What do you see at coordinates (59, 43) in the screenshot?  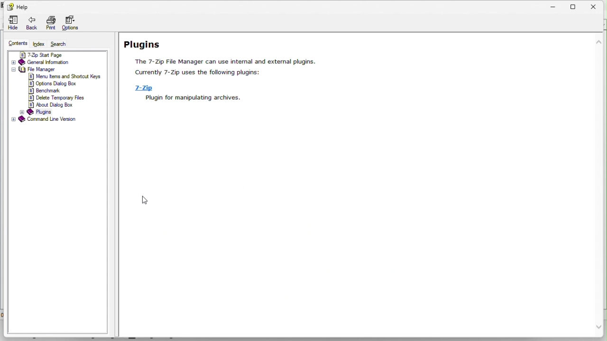 I see `search` at bounding box center [59, 43].